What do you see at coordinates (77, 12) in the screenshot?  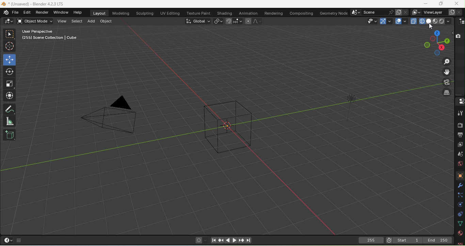 I see `Help` at bounding box center [77, 12].